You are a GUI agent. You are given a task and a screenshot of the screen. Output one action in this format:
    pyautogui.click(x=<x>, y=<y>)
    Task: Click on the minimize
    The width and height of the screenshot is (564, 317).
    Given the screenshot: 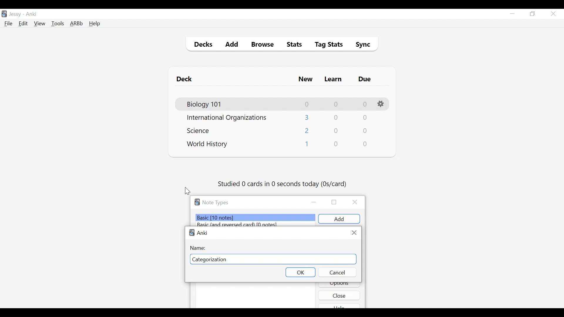 What is the action you would take?
    pyautogui.click(x=314, y=203)
    